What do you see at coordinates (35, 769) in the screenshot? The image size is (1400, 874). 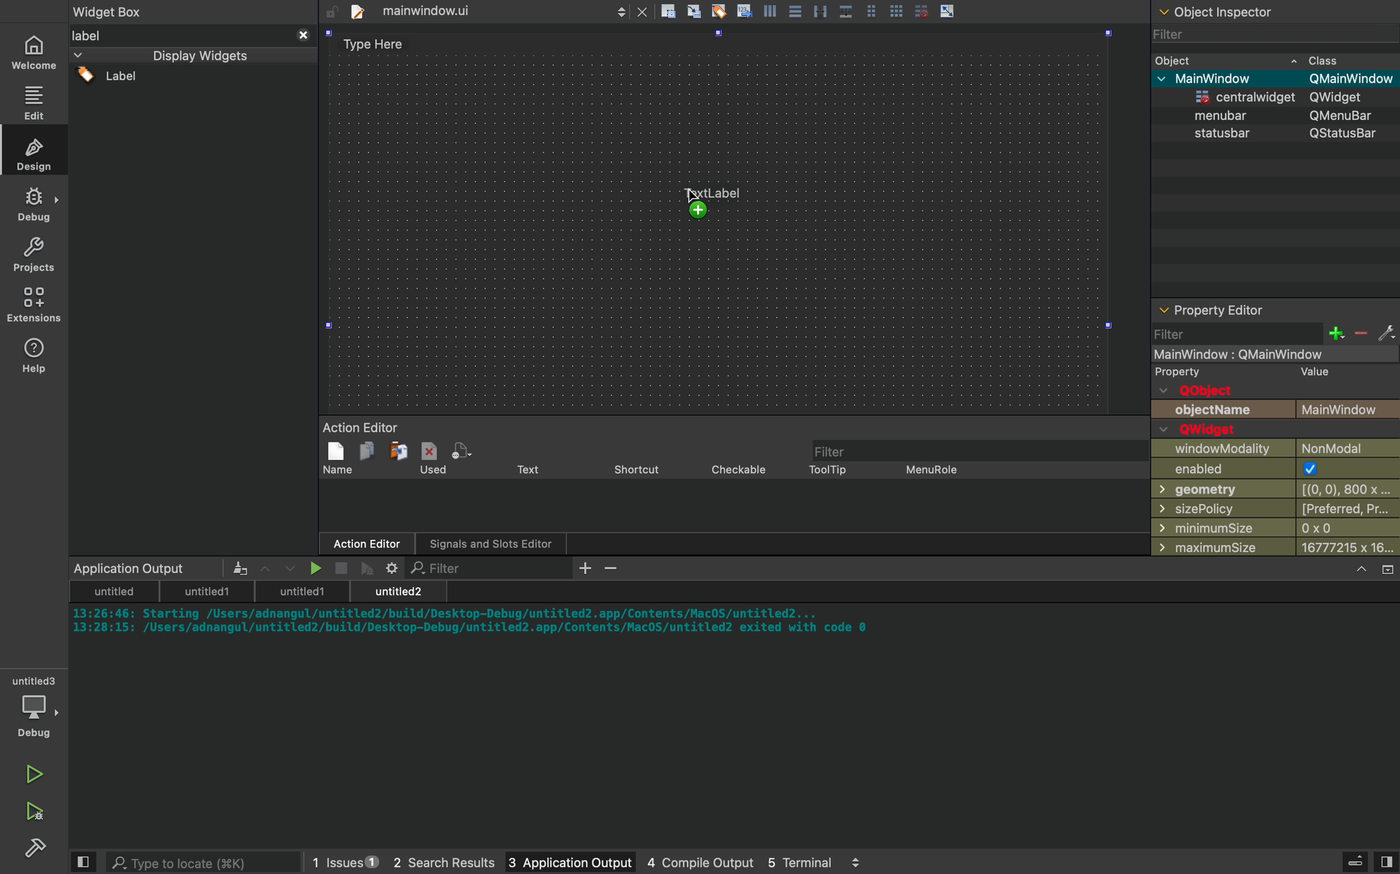 I see `run` at bounding box center [35, 769].